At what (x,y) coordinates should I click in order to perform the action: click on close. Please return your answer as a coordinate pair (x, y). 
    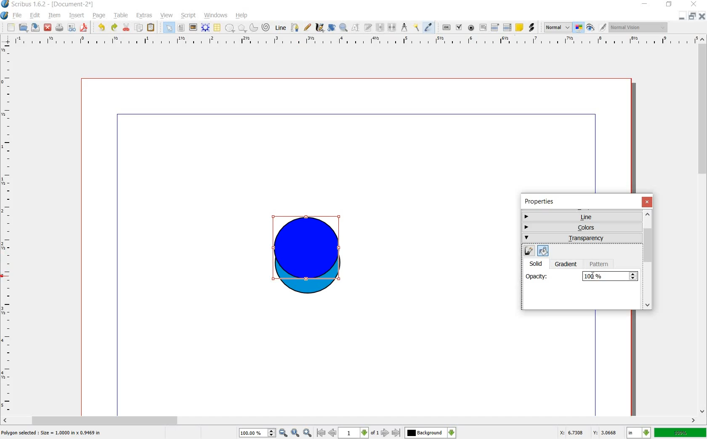
    Looking at the image, I should click on (48, 28).